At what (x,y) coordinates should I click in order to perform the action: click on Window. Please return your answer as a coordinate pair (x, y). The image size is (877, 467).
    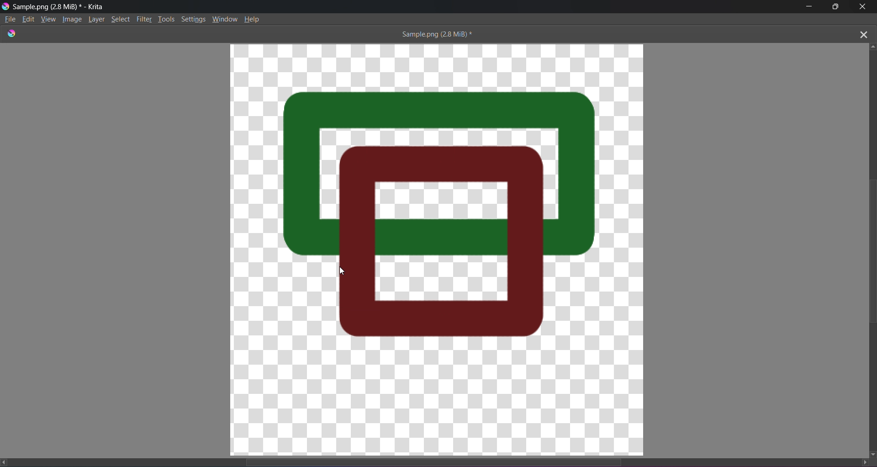
    Looking at the image, I should click on (225, 18).